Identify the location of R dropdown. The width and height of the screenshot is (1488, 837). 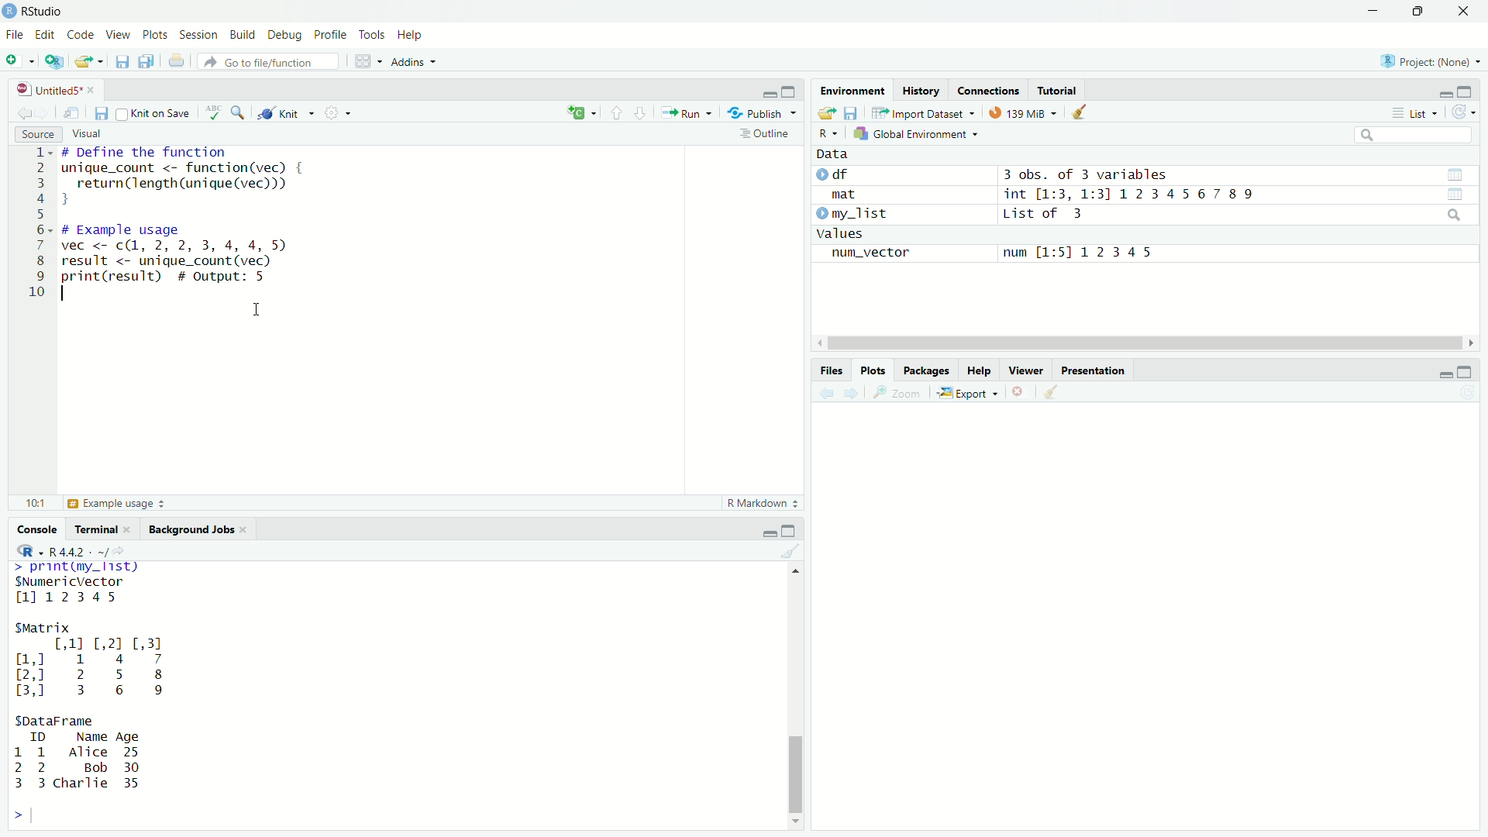
(832, 130).